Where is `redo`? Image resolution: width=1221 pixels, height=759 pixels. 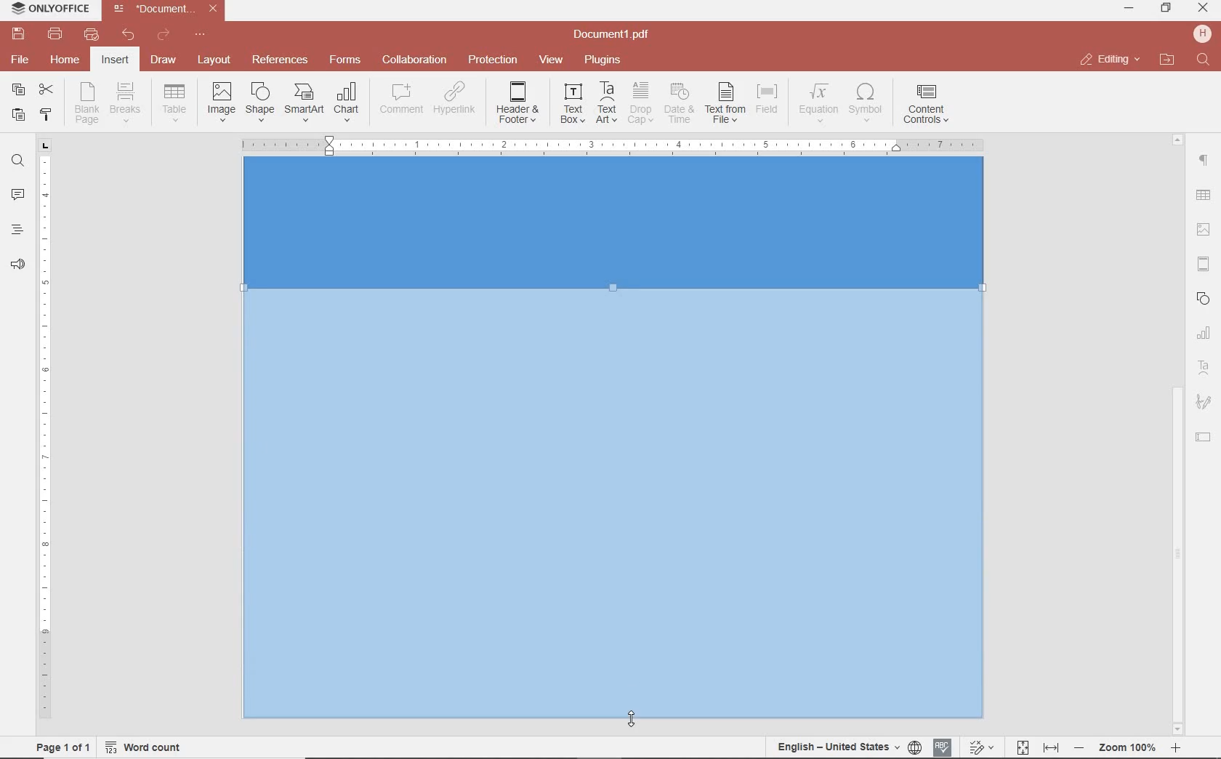
redo is located at coordinates (162, 37).